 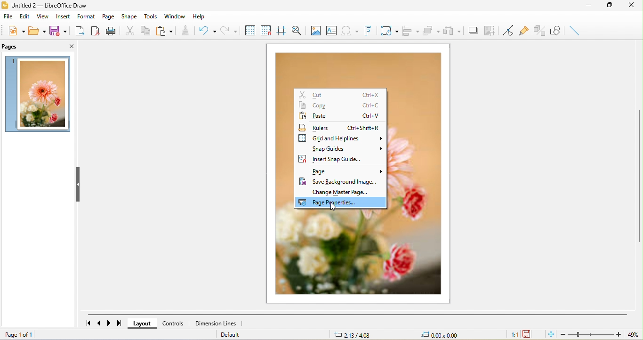 I want to click on help, so click(x=201, y=15).